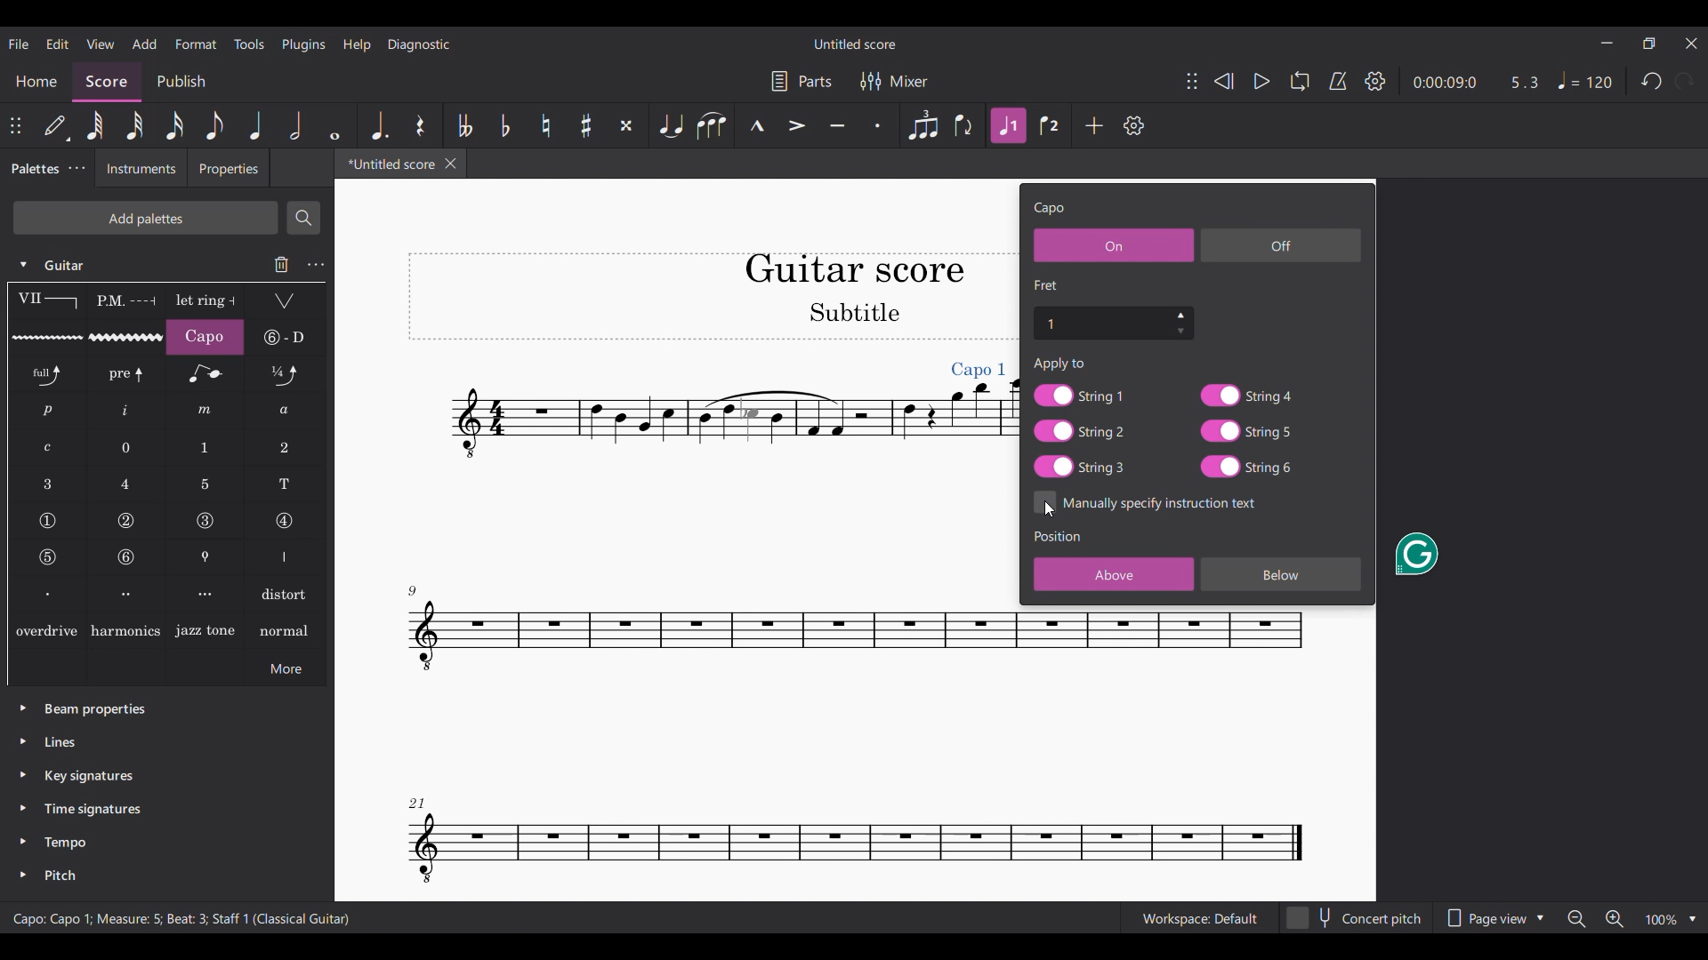 The width and height of the screenshot is (1708, 960). I want to click on Add palette, so click(145, 218).